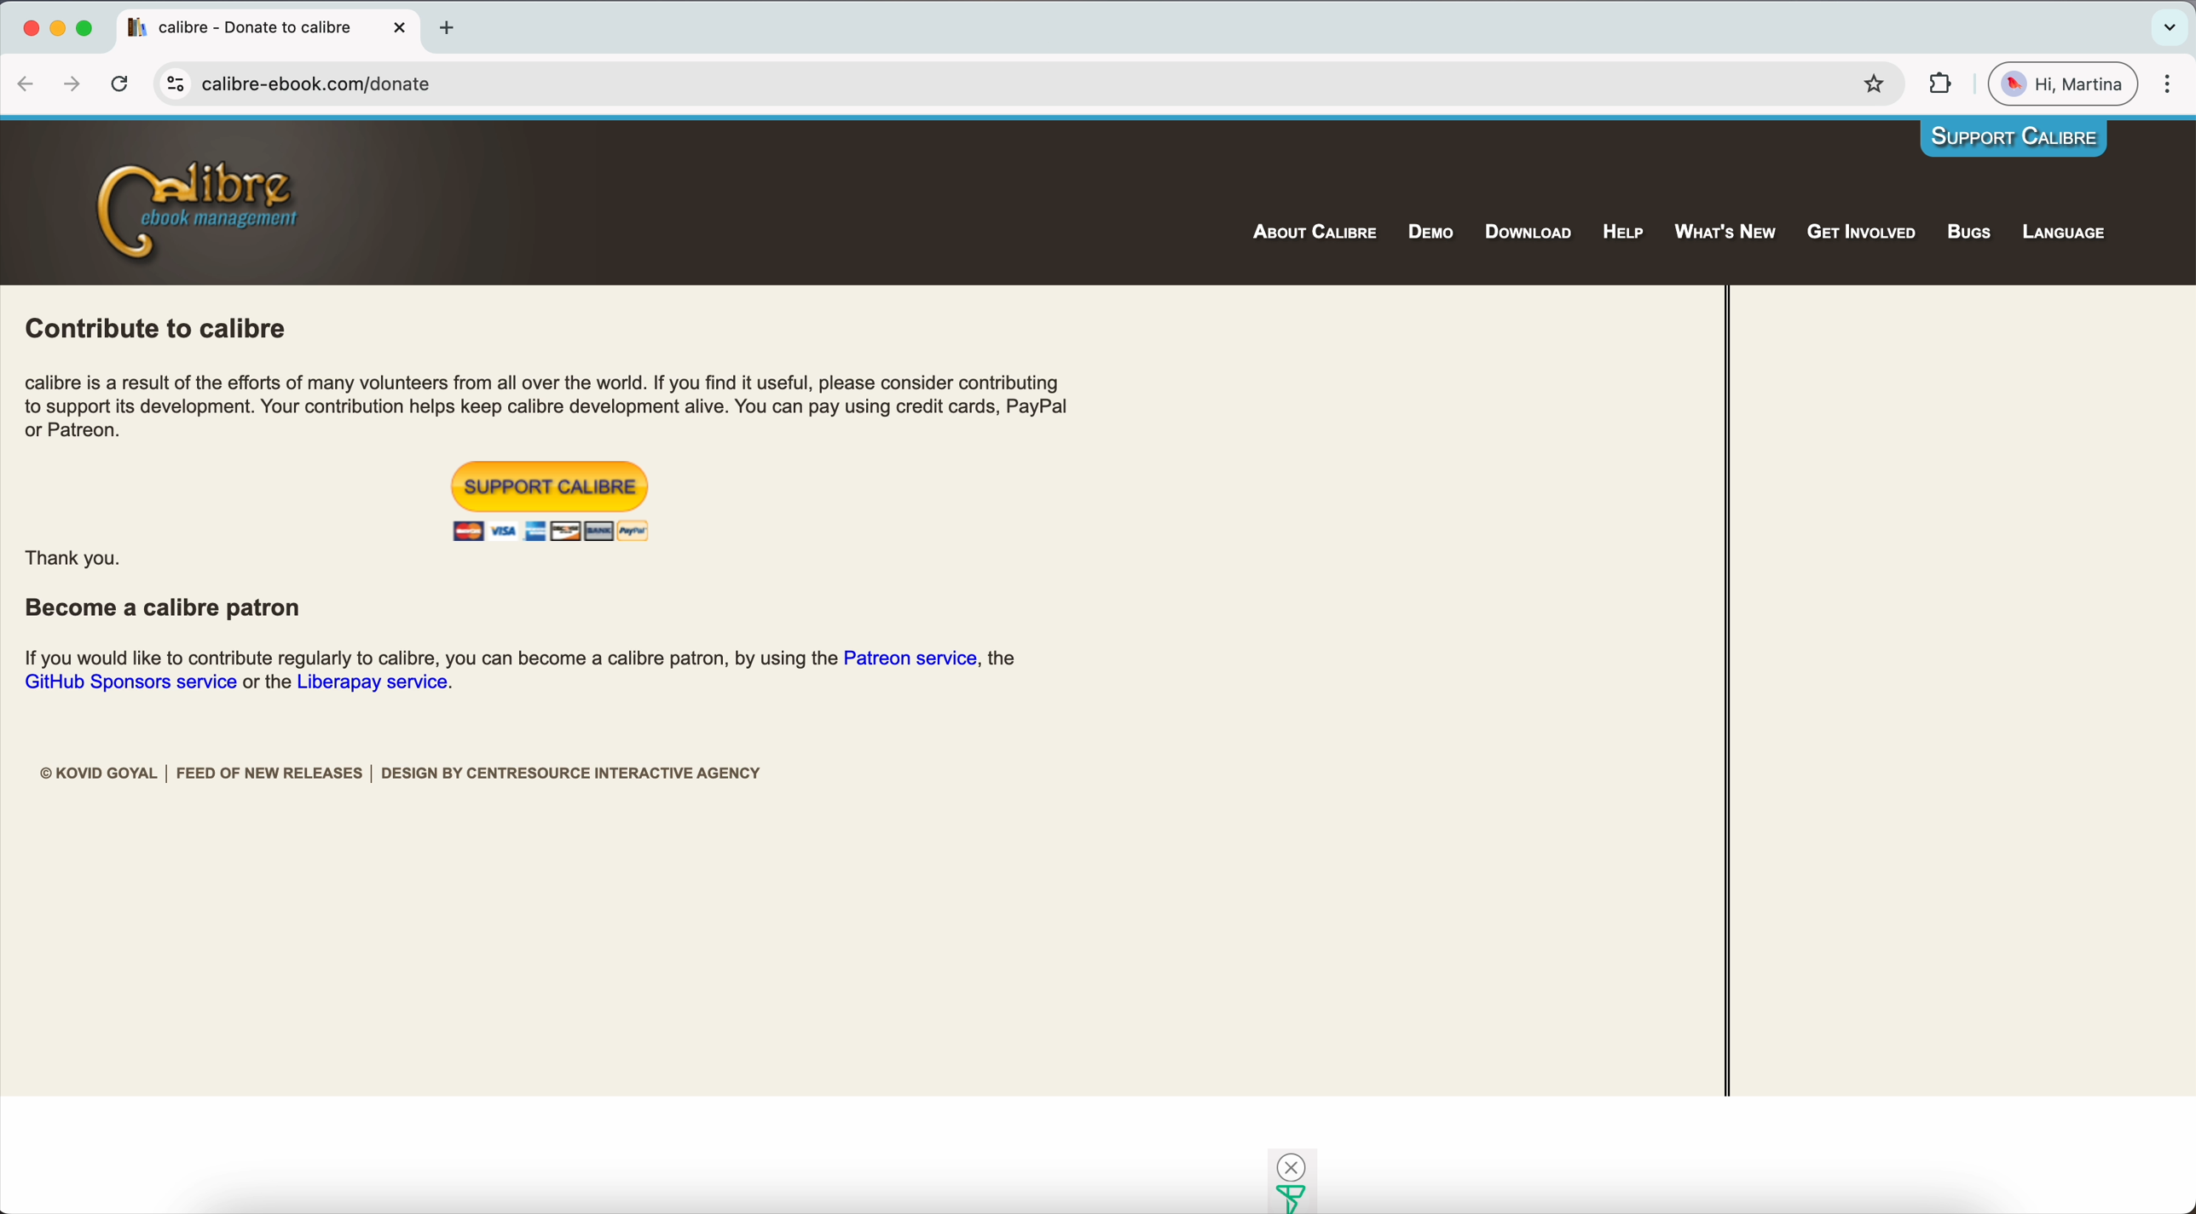 The image size is (2196, 1214). Describe the element at coordinates (70, 84) in the screenshot. I see `foward` at that location.